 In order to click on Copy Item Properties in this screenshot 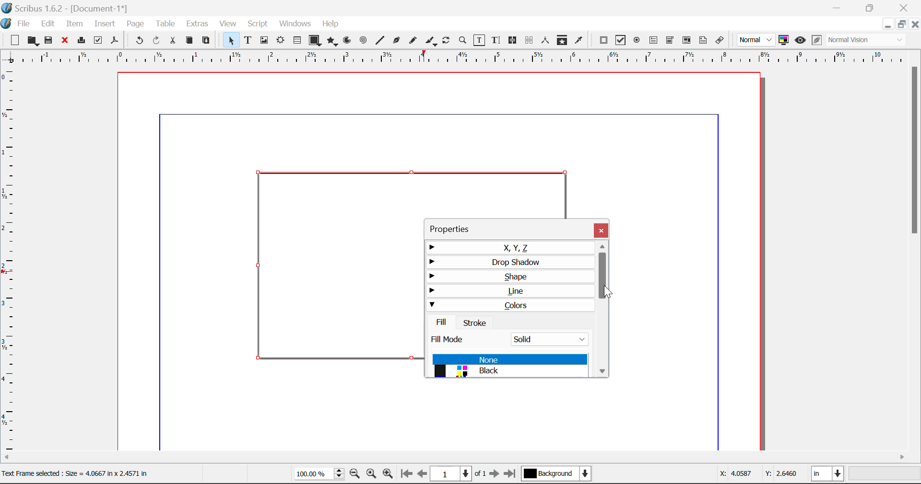, I will do `click(562, 40)`.